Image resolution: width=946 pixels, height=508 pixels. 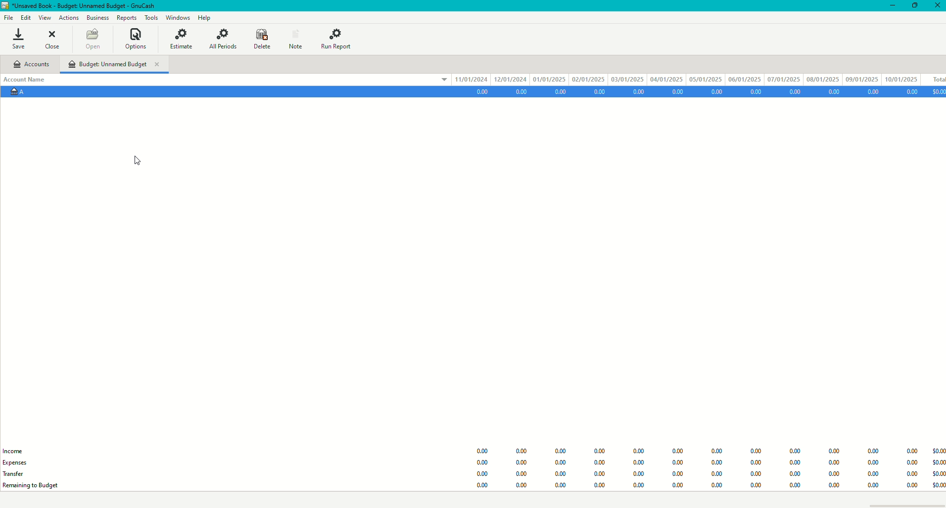 I want to click on Save, so click(x=22, y=38).